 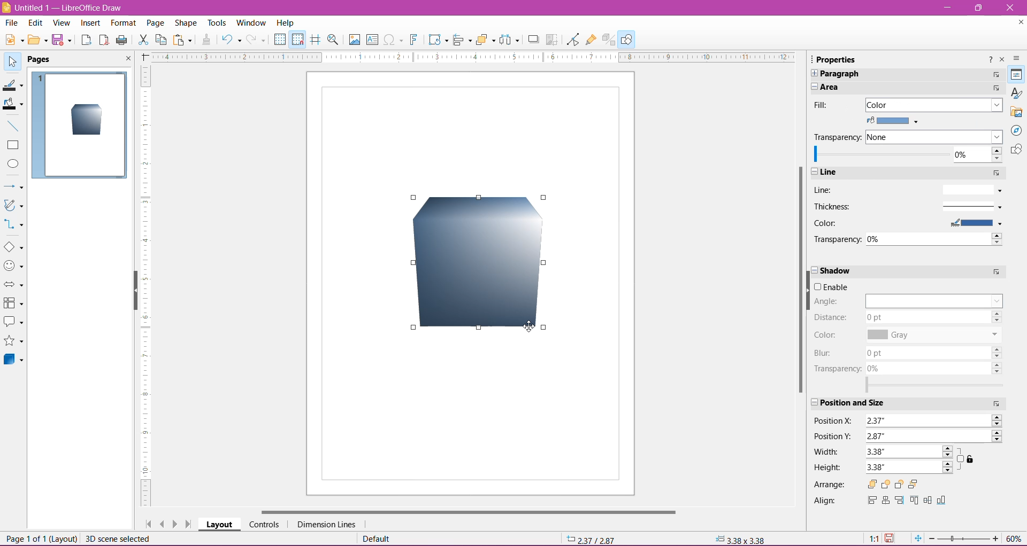 What do you see at coordinates (931, 539) in the screenshot?
I see `Zoom Out` at bounding box center [931, 539].